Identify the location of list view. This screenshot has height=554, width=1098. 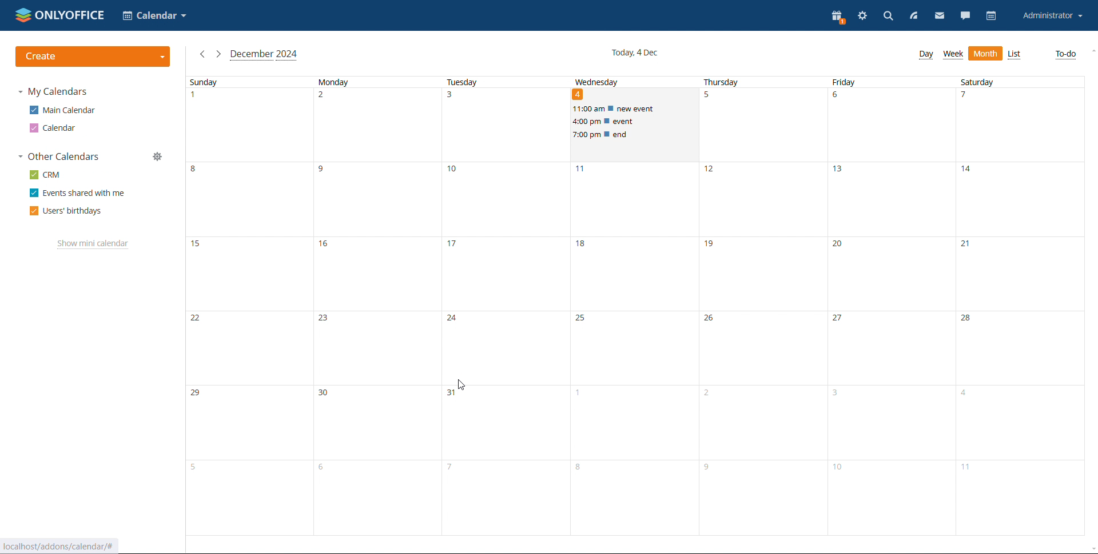
(1015, 55).